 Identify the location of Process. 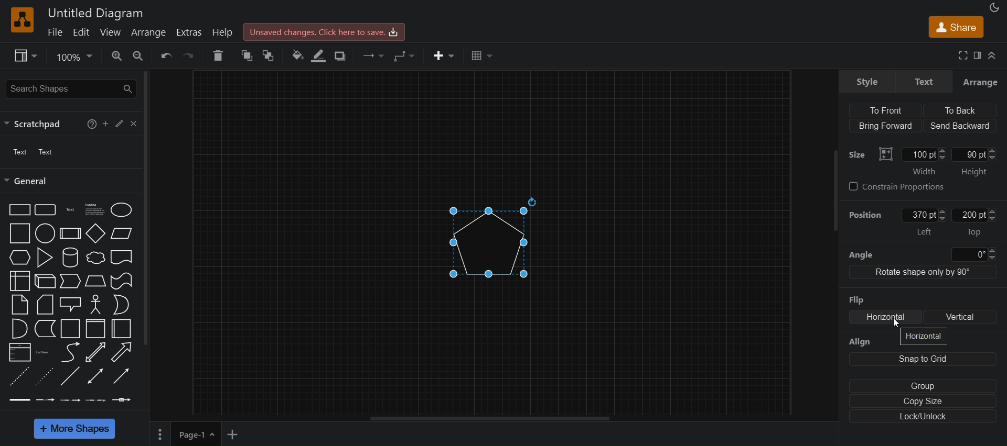
(70, 233).